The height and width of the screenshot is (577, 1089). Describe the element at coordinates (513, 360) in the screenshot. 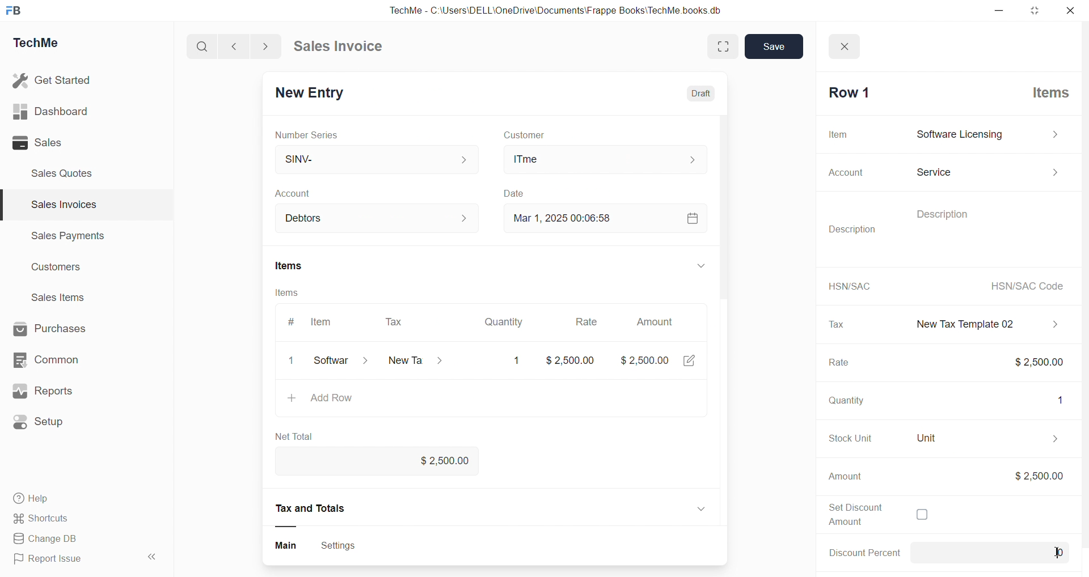

I see `1` at that location.